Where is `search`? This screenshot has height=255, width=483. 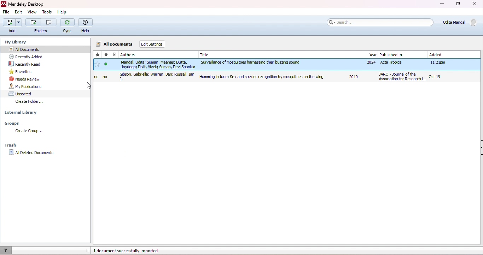
search is located at coordinates (379, 23).